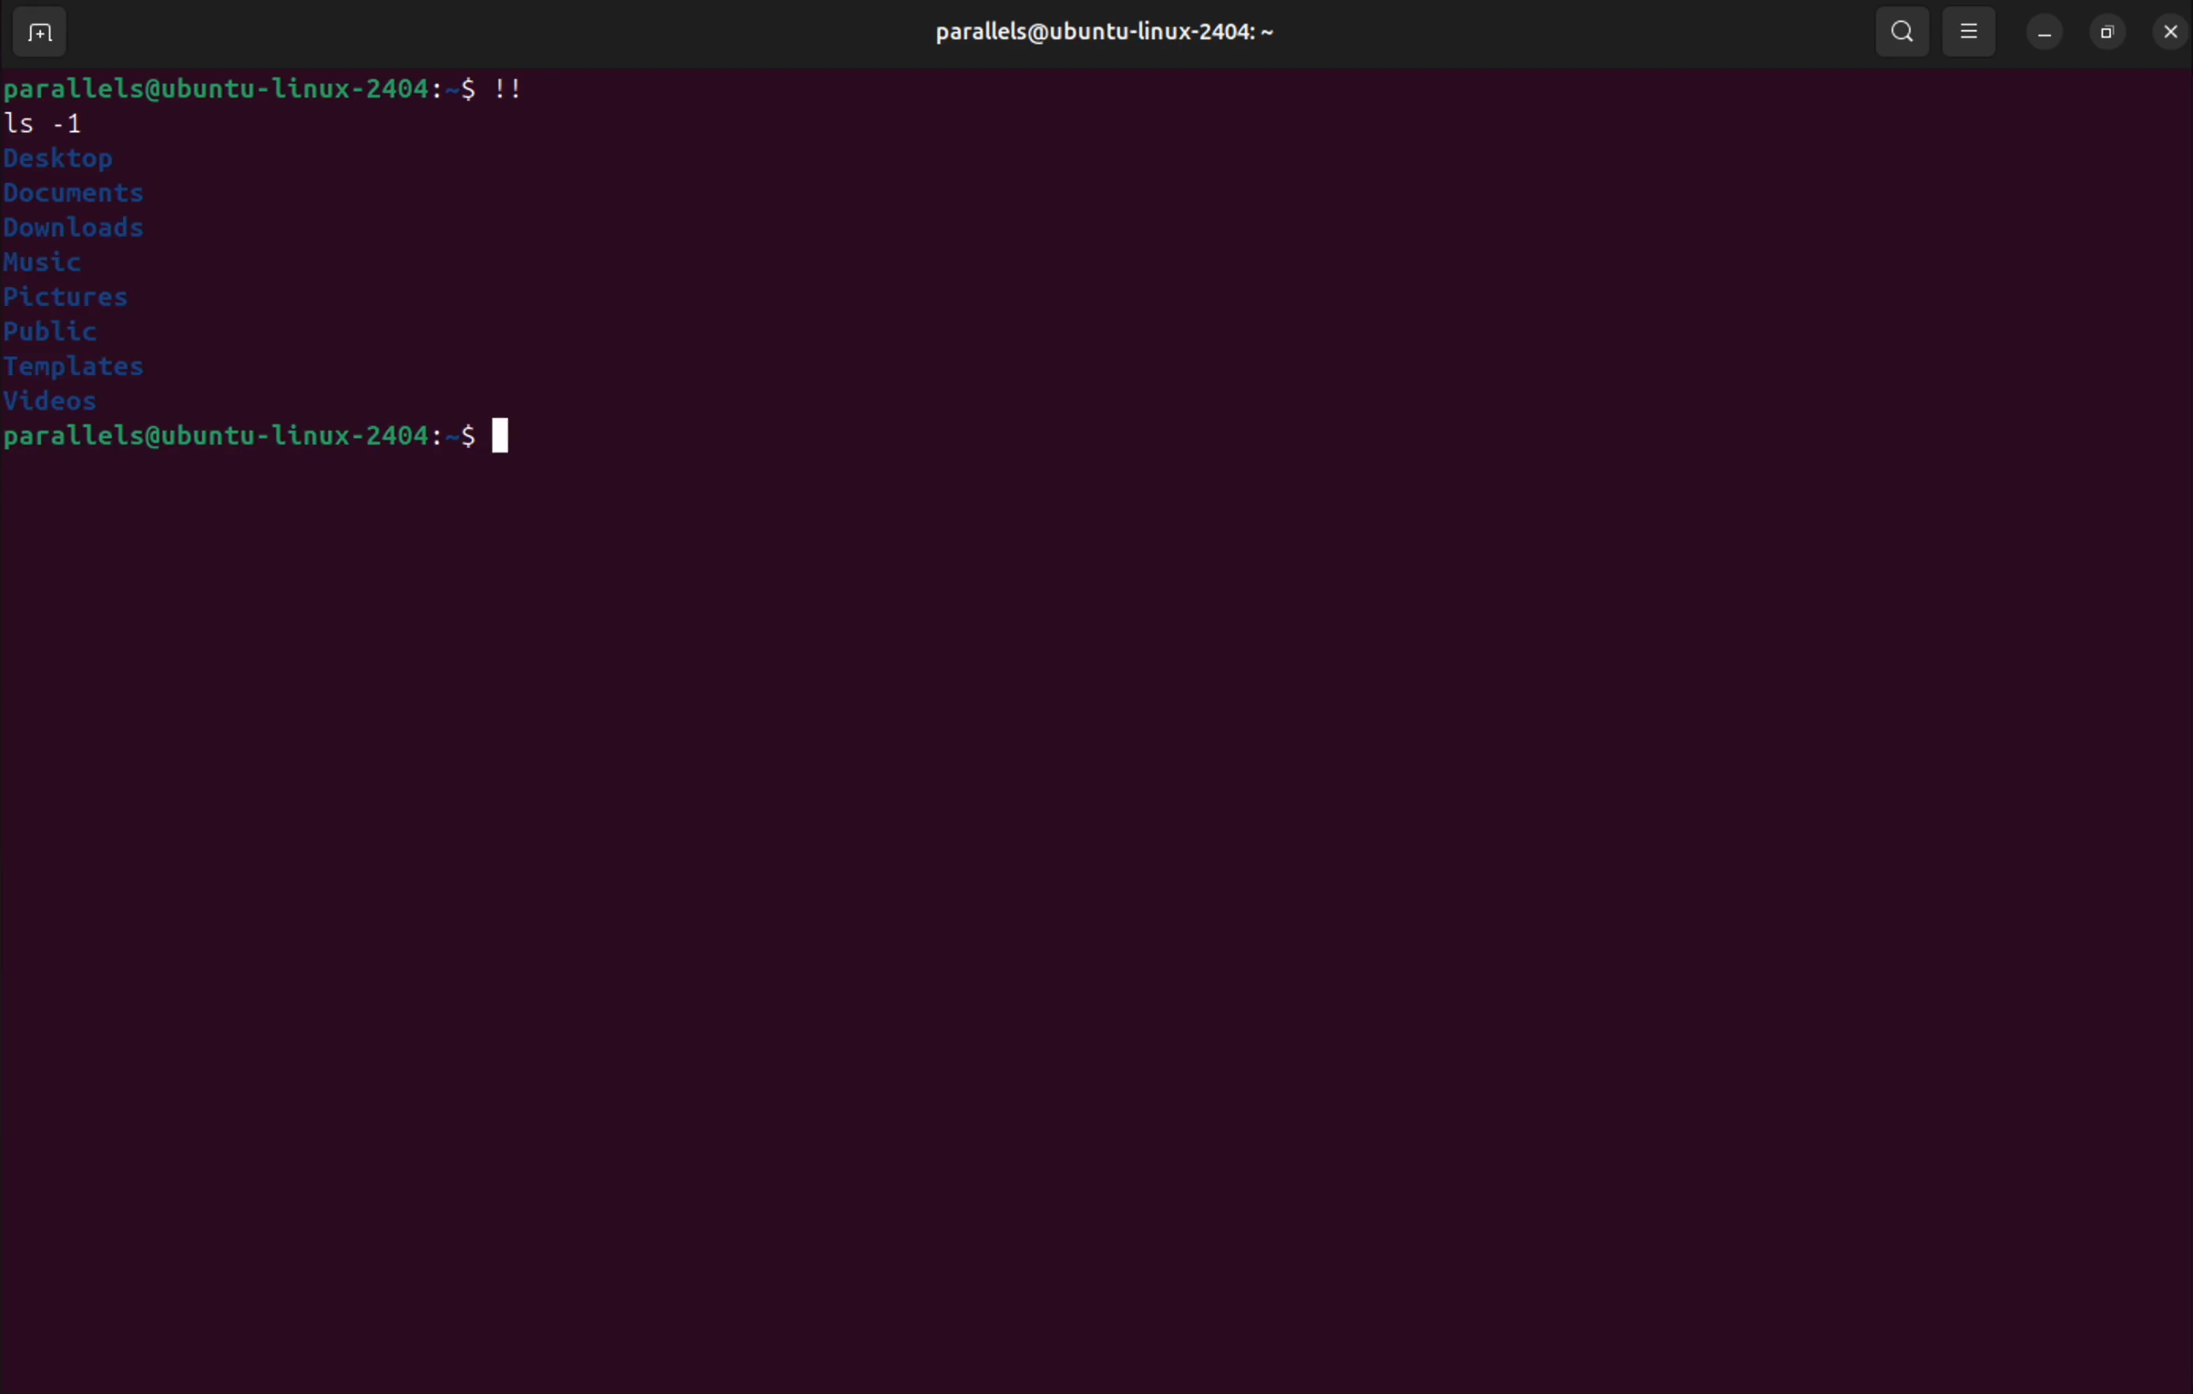  What do you see at coordinates (2046, 34) in the screenshot?
I see `minimize` at bounding box center [2046, 34].